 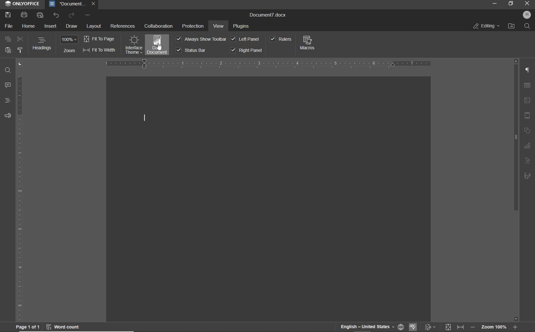 What do you see at coordinates (191, 50) in the screenshot?
I see `STATUS BBAR` at bounding box center [191, 50].